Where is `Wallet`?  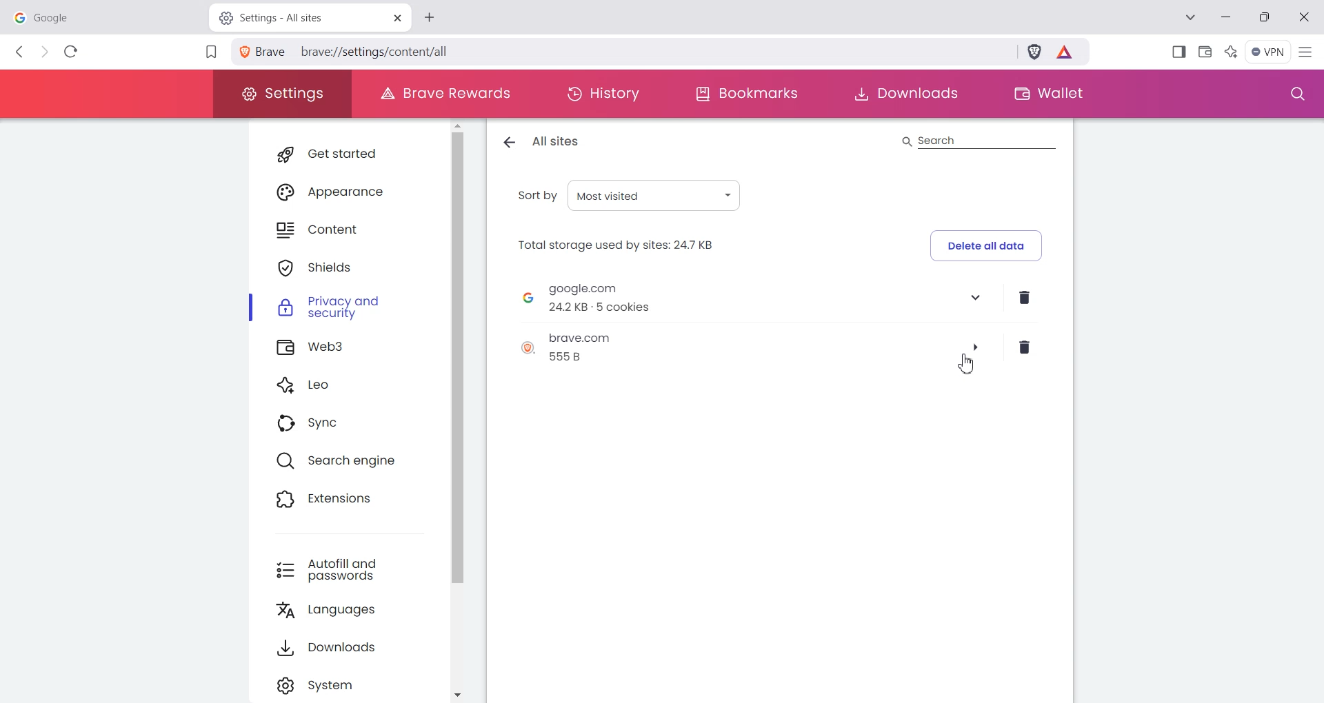 Wallet is located at coordinates (1205, 50).